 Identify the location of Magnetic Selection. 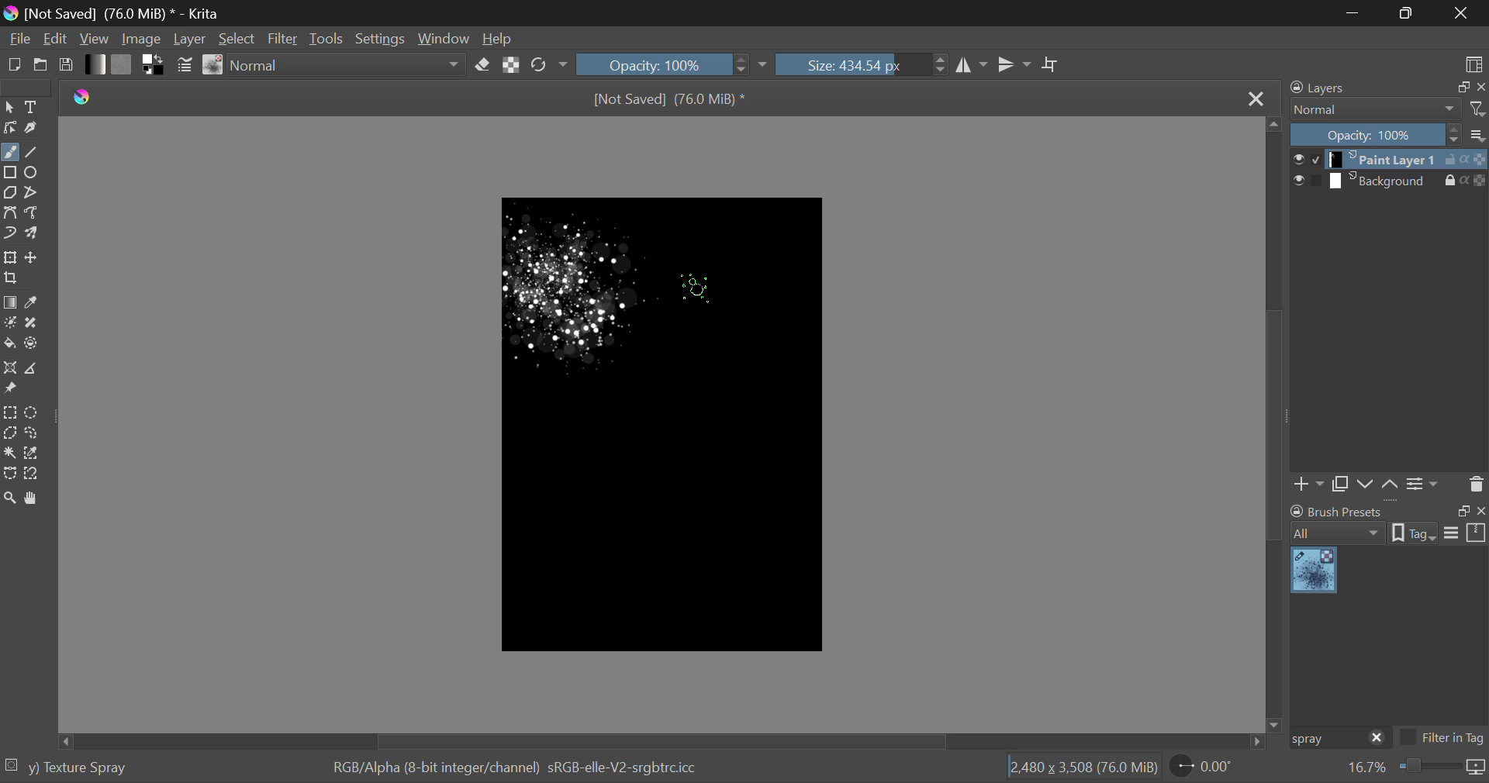
(36, 474).